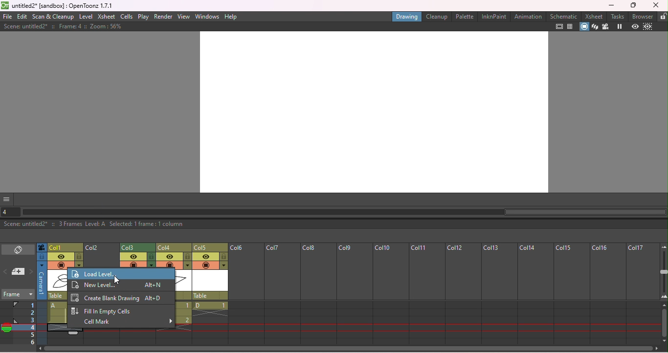 Image resolution: width=668 pixels, height=353 pixels. What do you see at coordinates (187, 265) in the screenshot?
I see `Additional column settings ` at bounding box center [187, 265].